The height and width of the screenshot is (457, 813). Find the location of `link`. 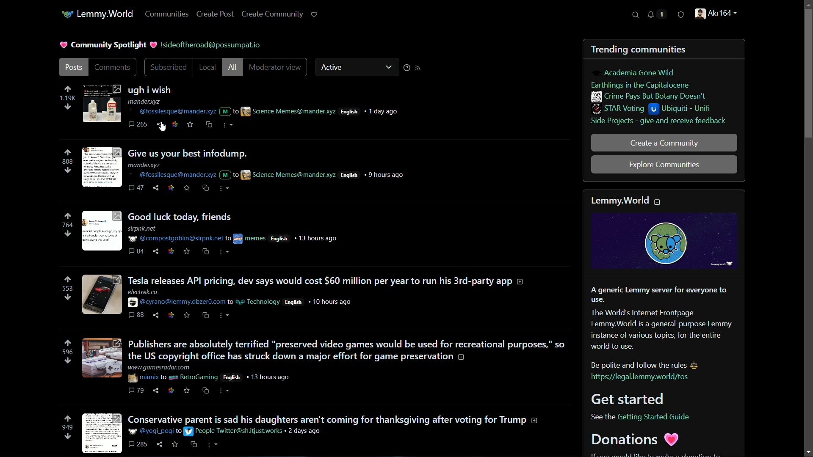

link is located at coordinates (170, 252).